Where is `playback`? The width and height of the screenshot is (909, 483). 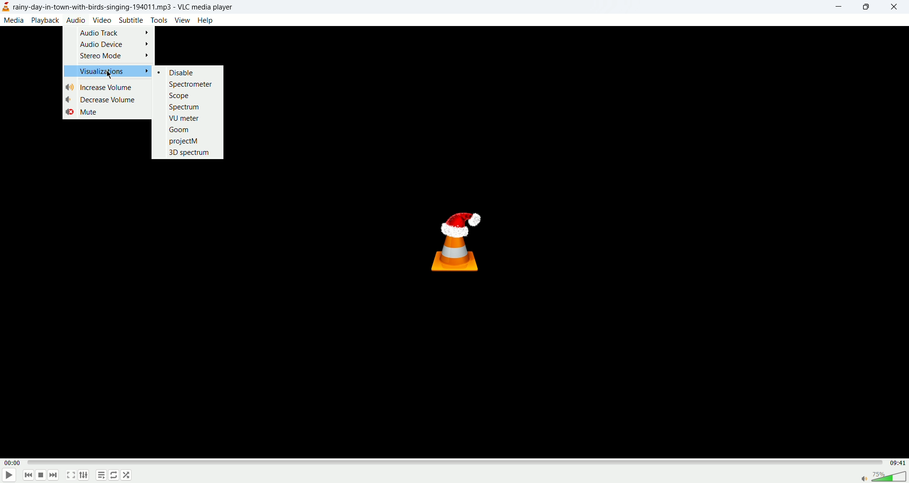 playback is located at coordinates (46, 20).